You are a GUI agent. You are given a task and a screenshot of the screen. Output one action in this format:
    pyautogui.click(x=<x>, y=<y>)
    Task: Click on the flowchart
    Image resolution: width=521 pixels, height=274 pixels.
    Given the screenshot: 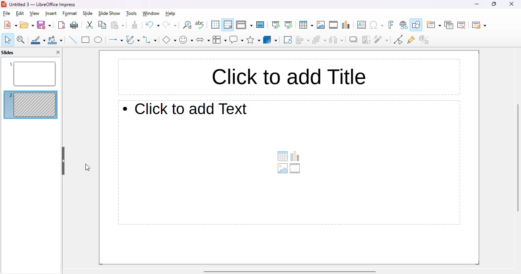 What is the action you would take?
    pyautogui.click(x=220, y=40)
    